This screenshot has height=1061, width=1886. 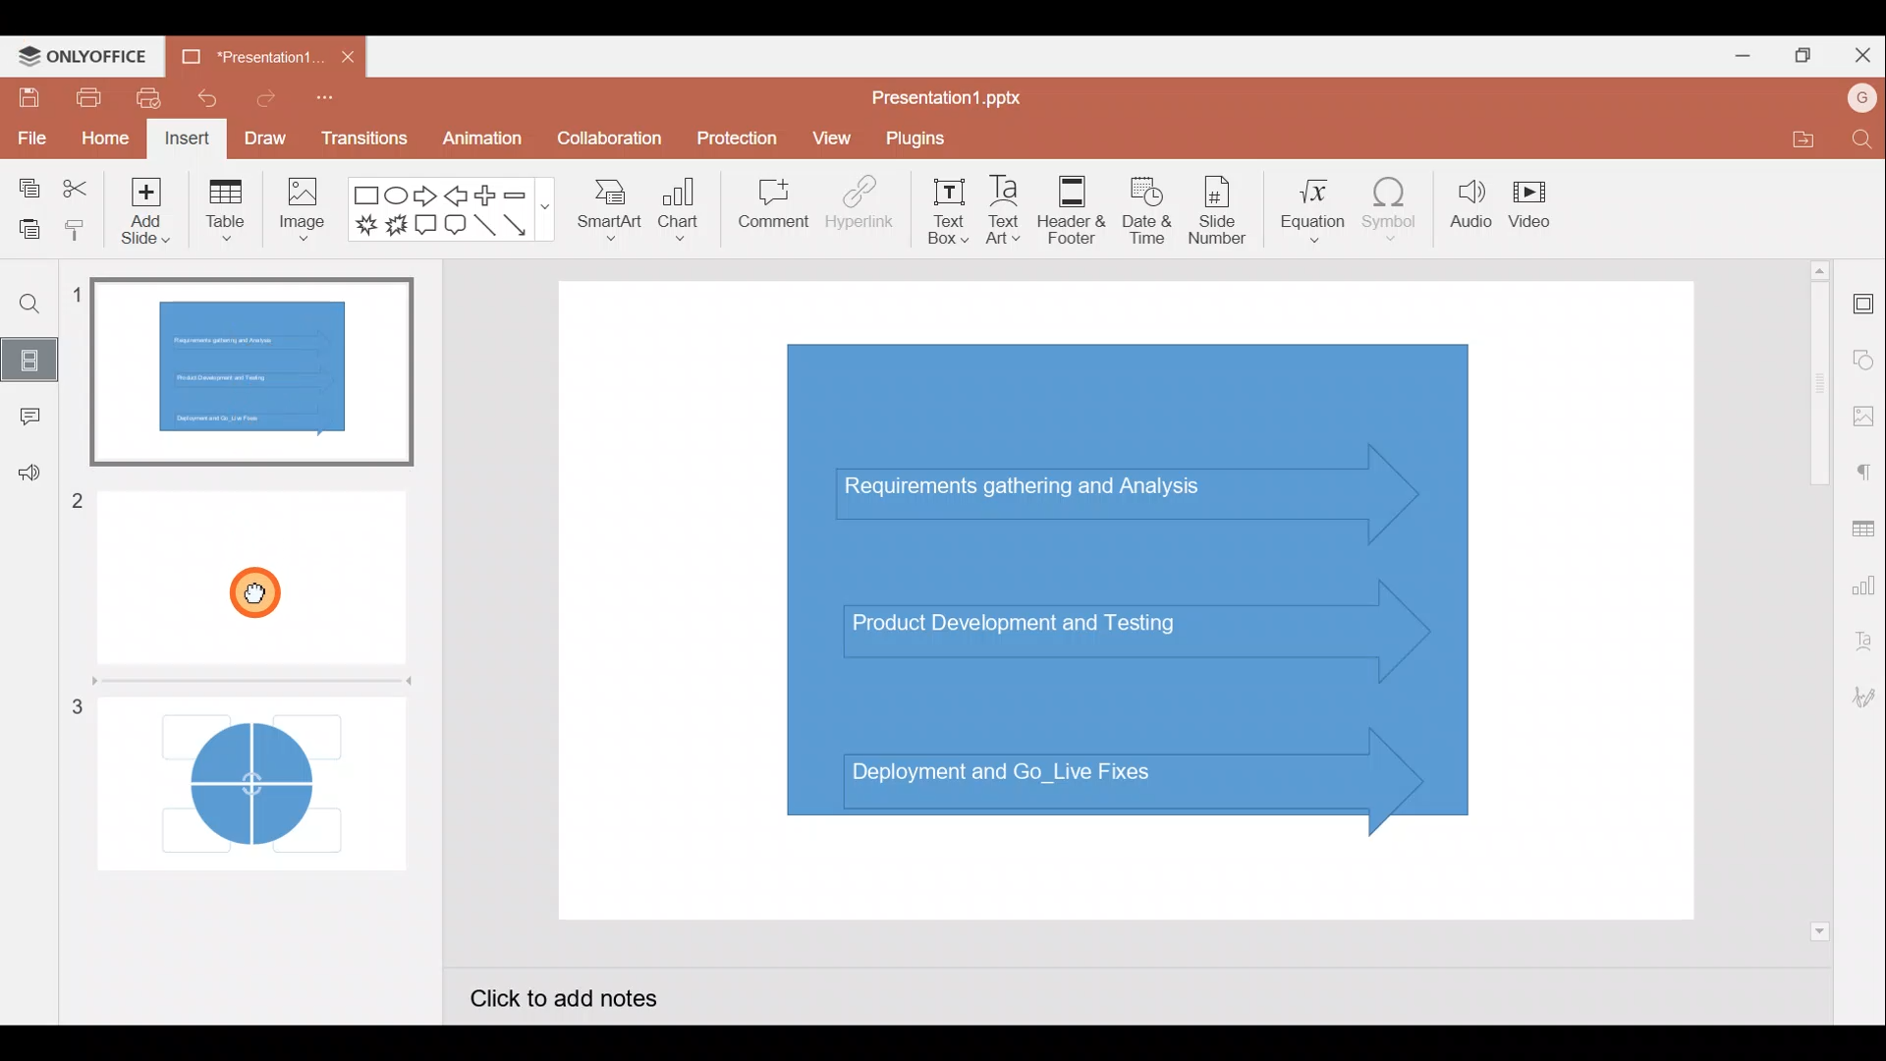 I want to click on Text Art settings, so click(x=1861, y=648).